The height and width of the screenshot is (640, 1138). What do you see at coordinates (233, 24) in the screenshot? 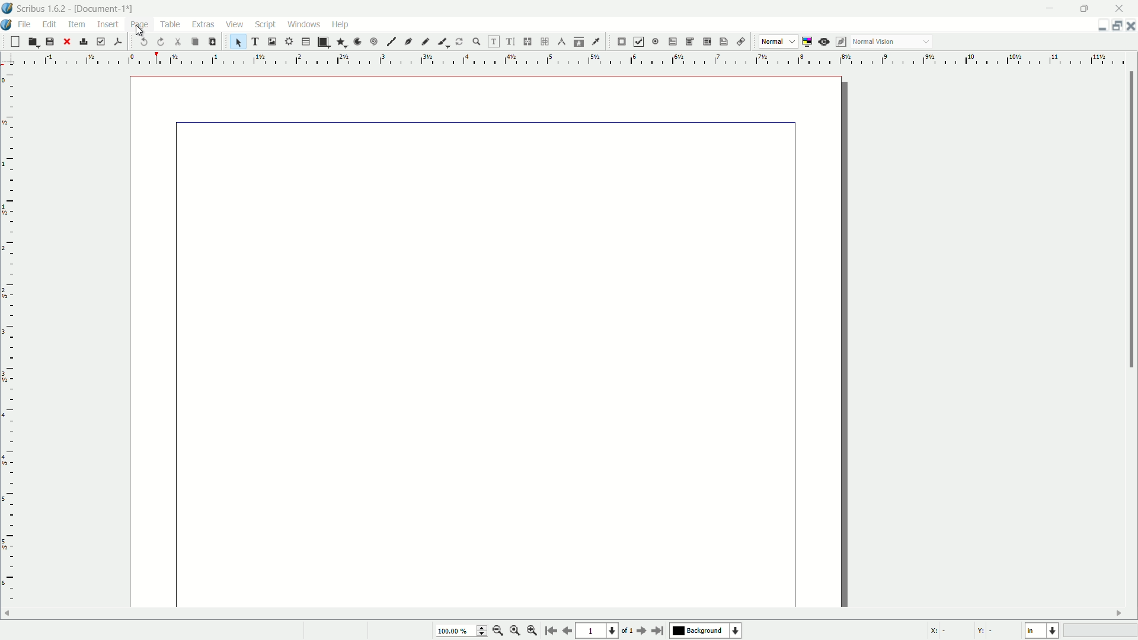
I see `view menu` at bounding box center [233, 24].